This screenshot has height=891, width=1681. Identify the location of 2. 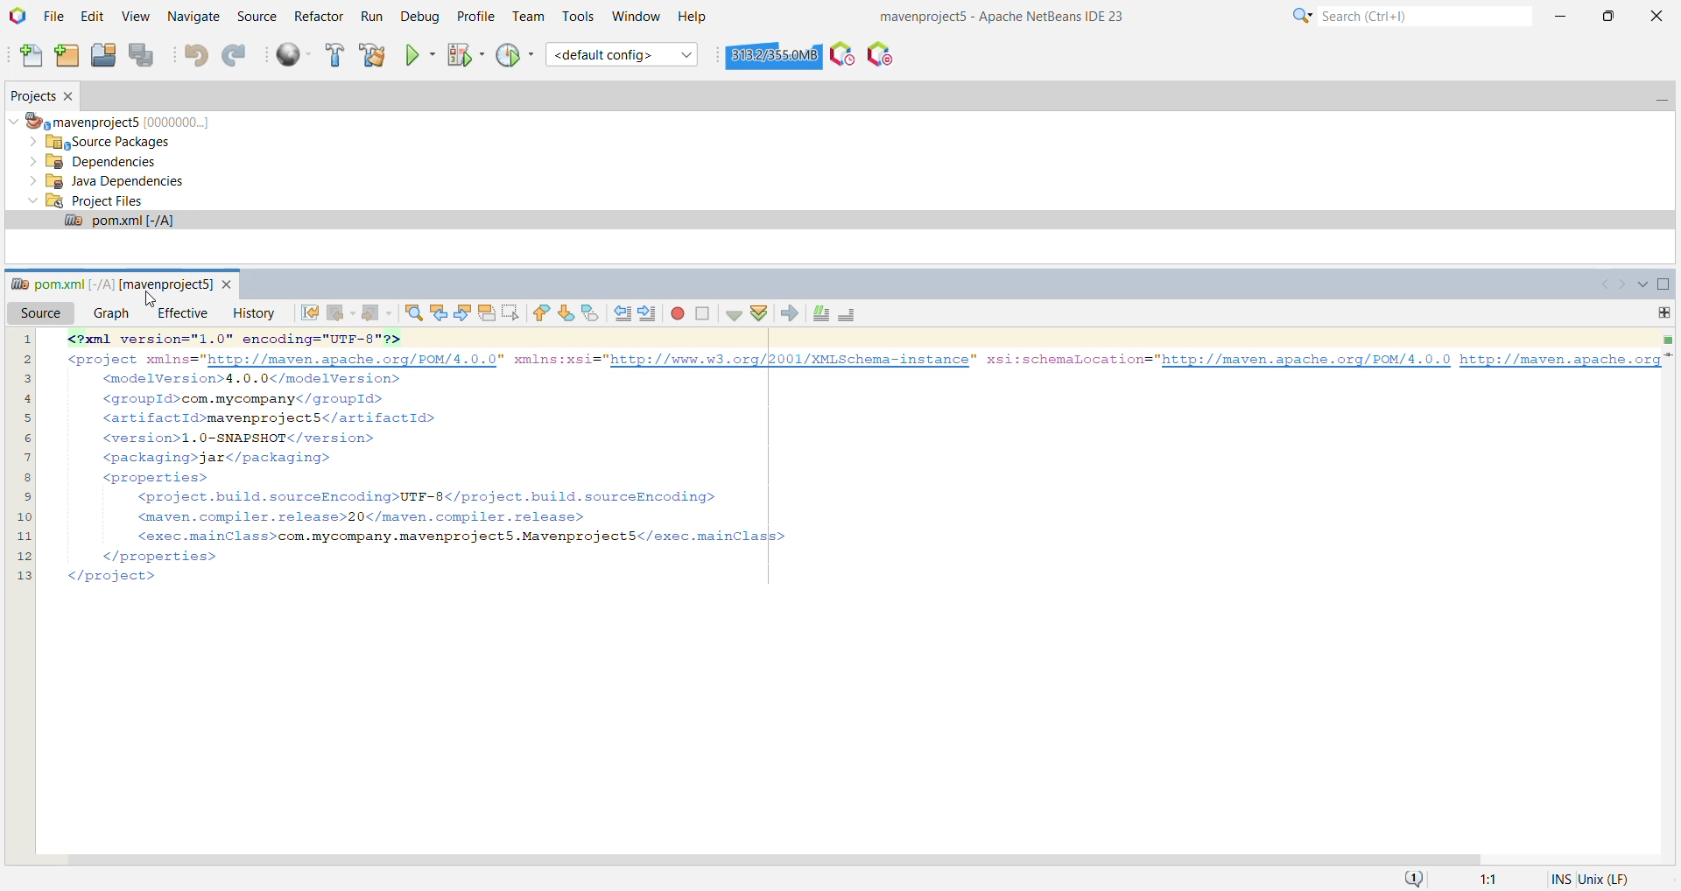
(23, 359).